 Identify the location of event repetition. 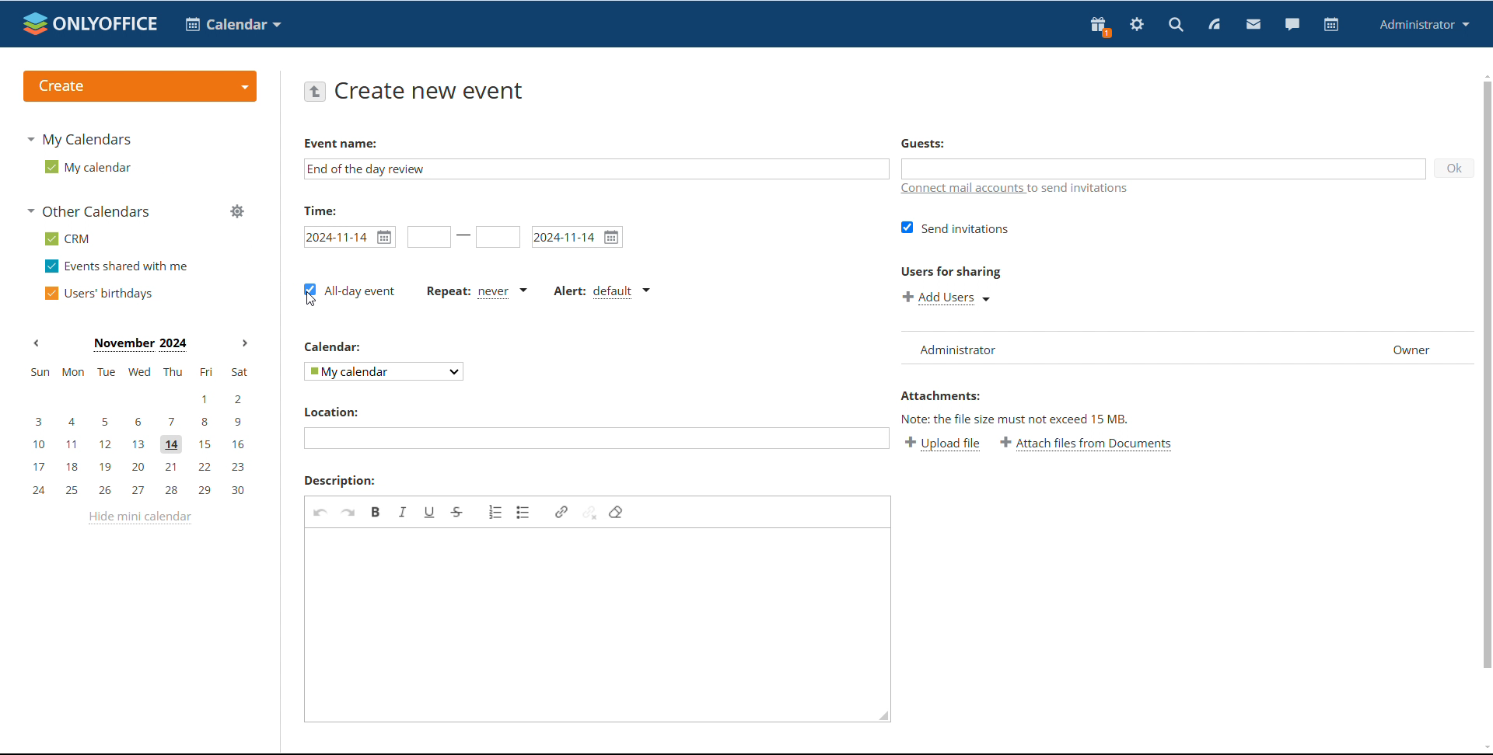
(475, 291).